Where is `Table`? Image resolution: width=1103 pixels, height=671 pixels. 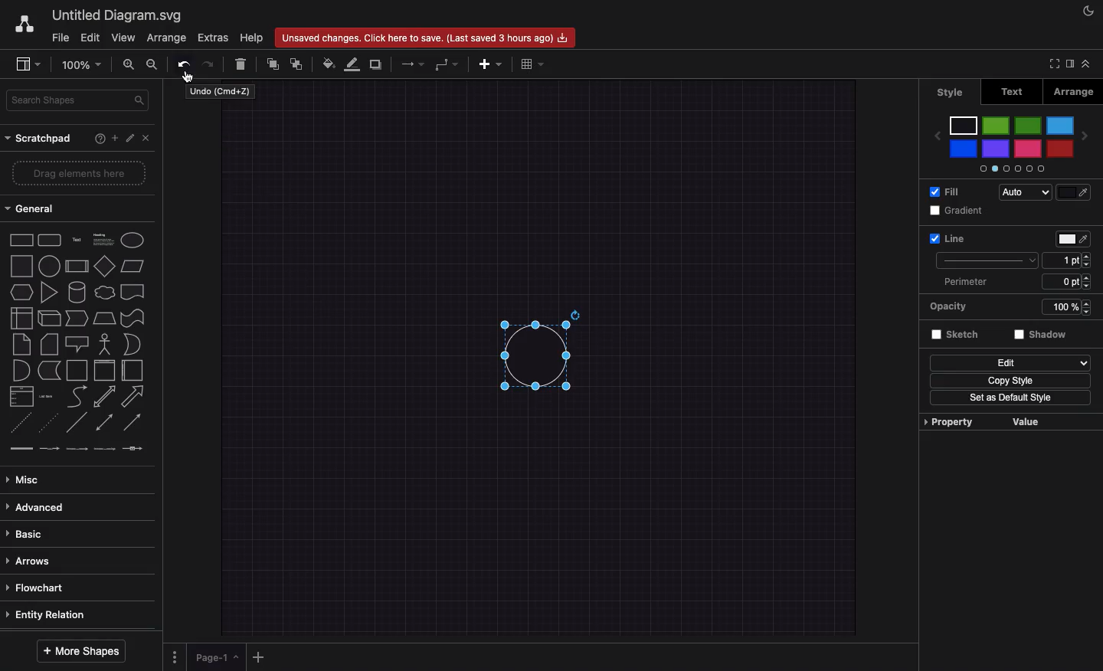 Table is located at coordinates (534, 62).